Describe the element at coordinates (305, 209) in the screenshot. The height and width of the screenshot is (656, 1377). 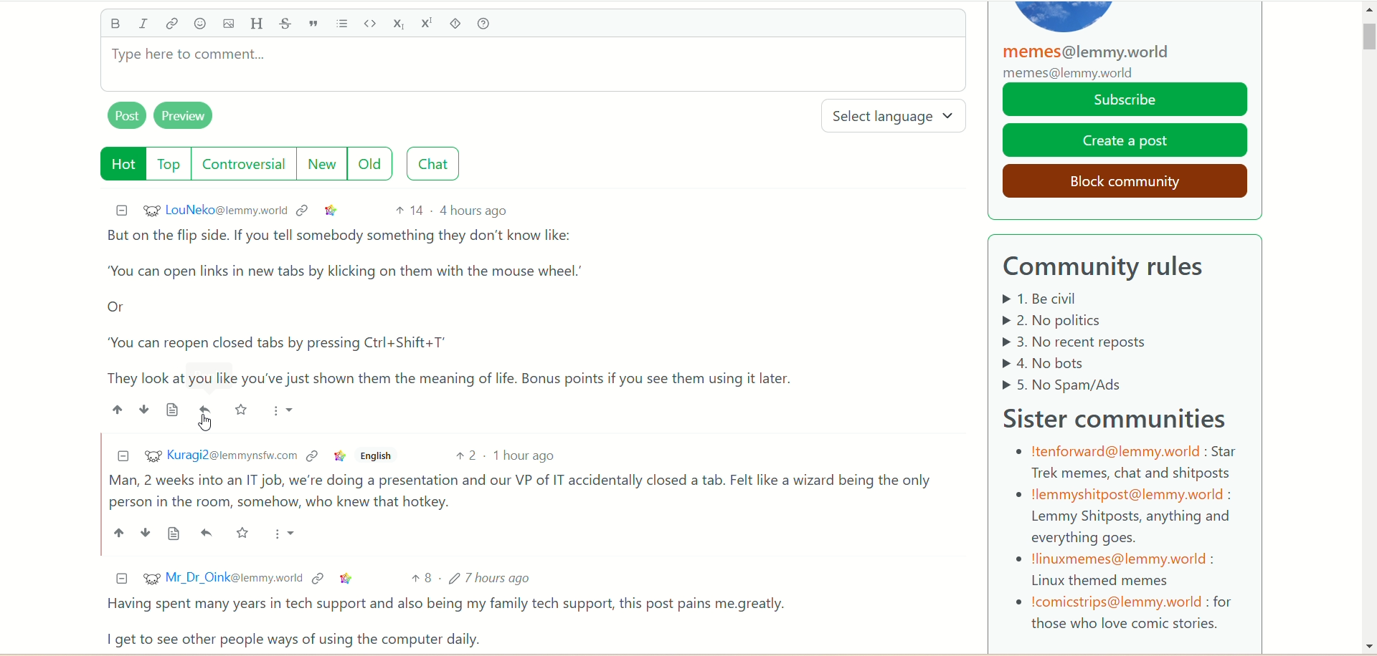
I see `context` at that location.